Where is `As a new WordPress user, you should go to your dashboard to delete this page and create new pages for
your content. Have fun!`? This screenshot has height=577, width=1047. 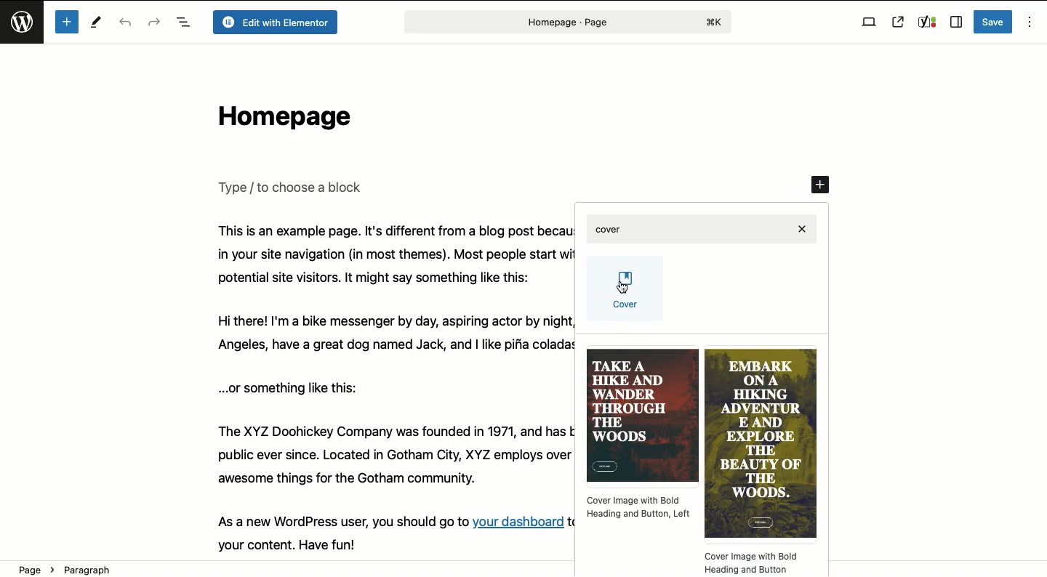
As a new WordPress user, you should go to your dashboard to delete this page and create new pages for
your content. Have fun! is located at coordinates (386, 532).